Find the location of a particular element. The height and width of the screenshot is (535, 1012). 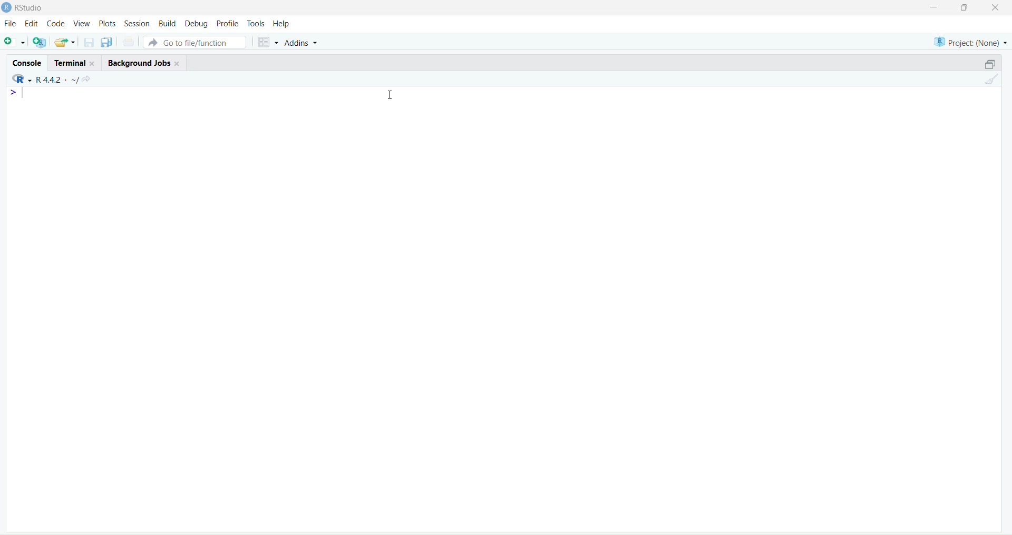

logo is located at coordinates (7, 8).